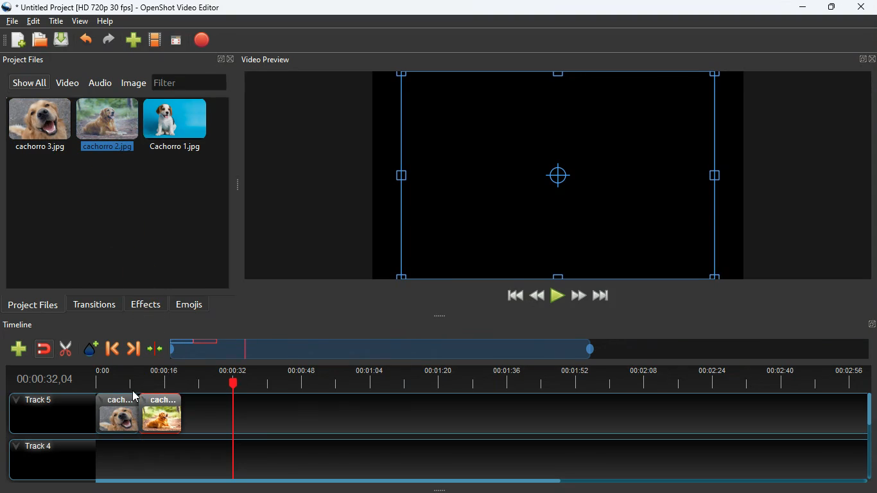 The image size is (877, 493). What do you see at coordinates (162, 413) in the screenshot?
I see `cachorro.2.jpg` at bounding box center [162, 413].